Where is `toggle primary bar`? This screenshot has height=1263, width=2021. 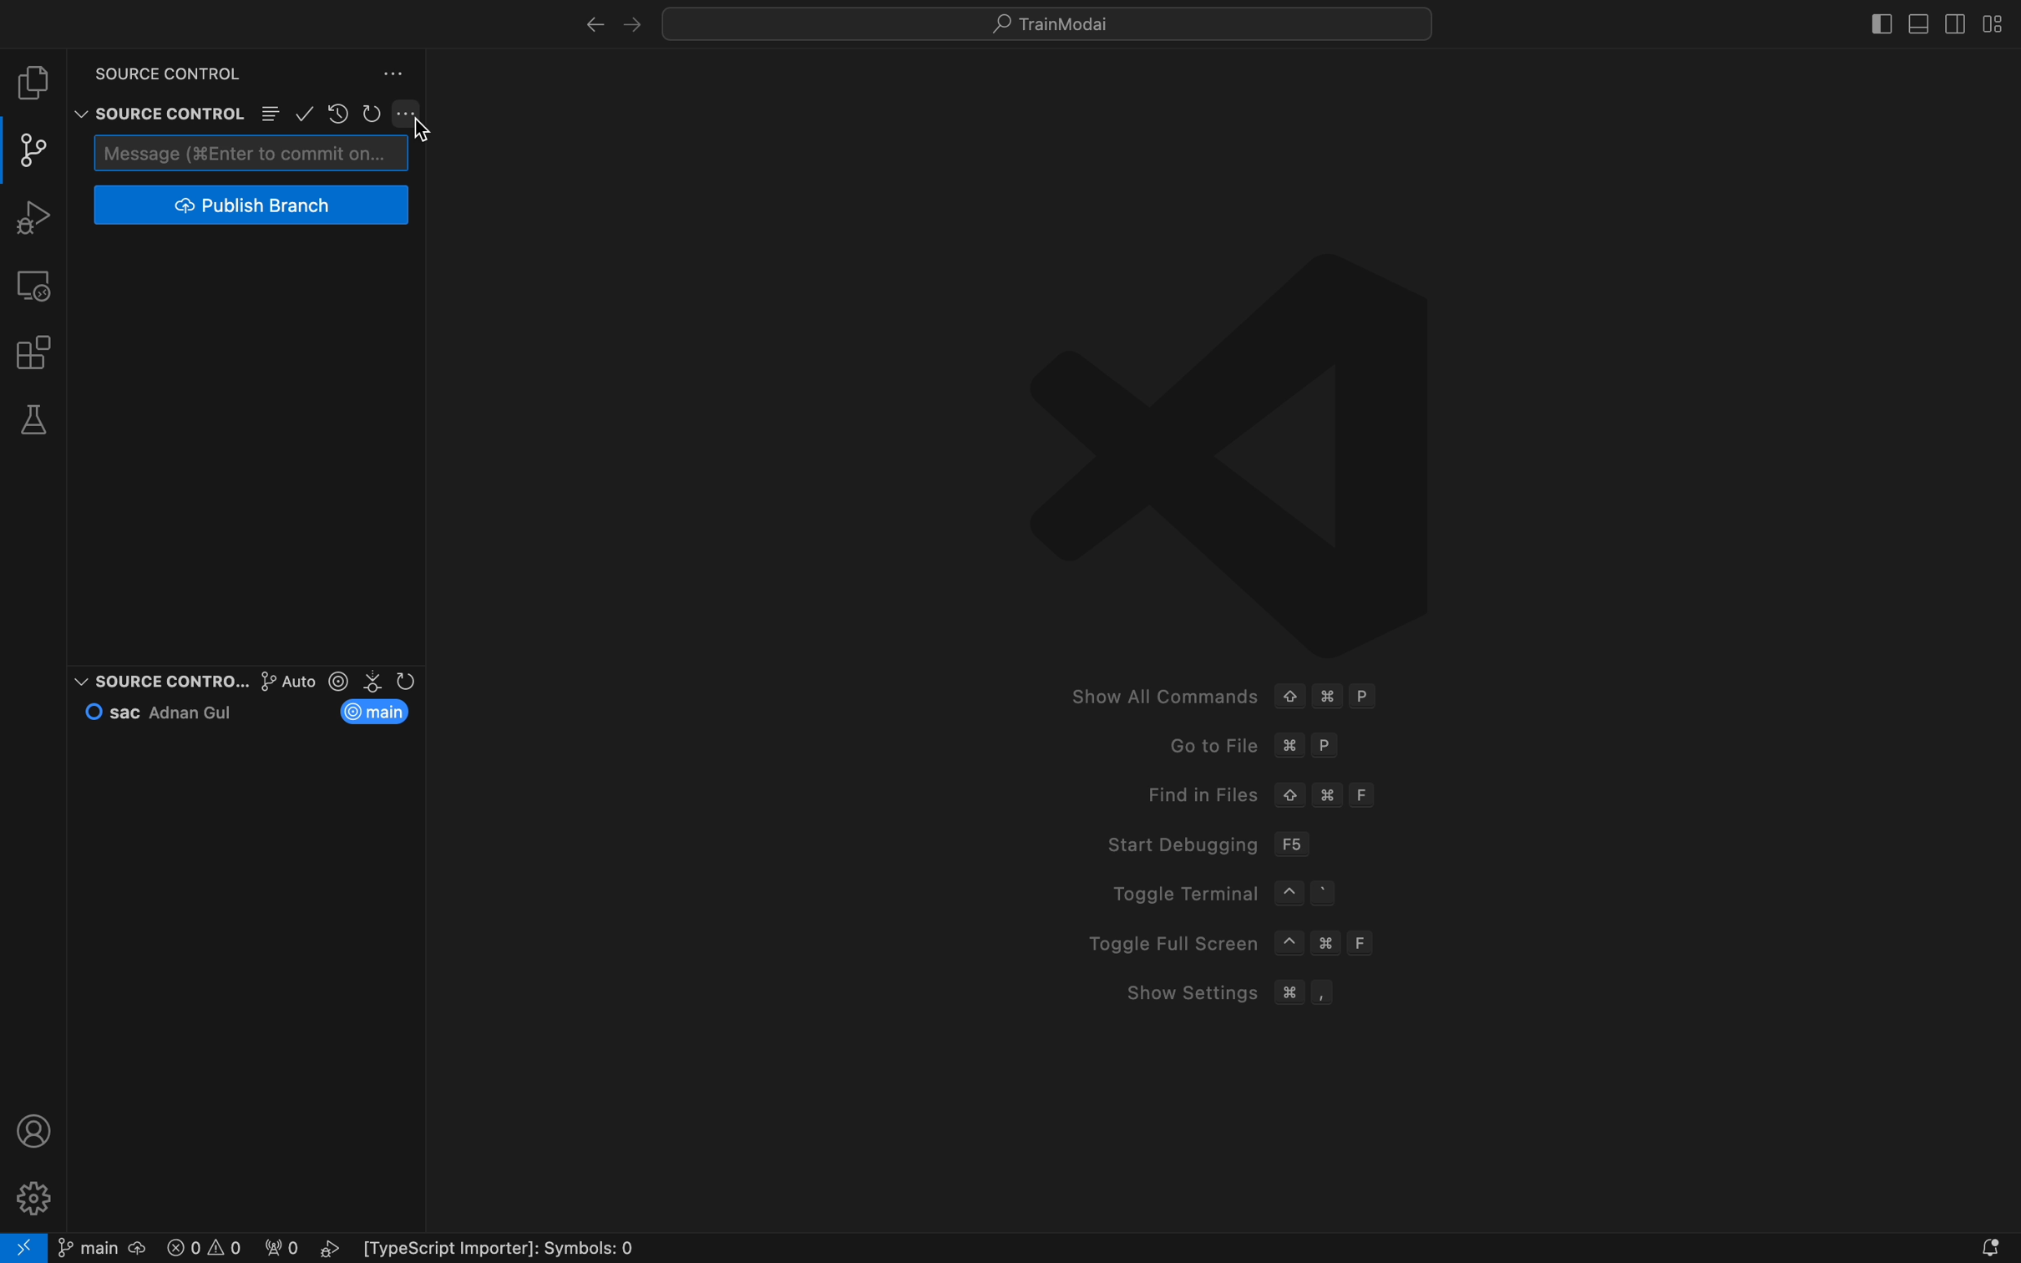 toggle primary bar is located at coordinates (1921, 22).